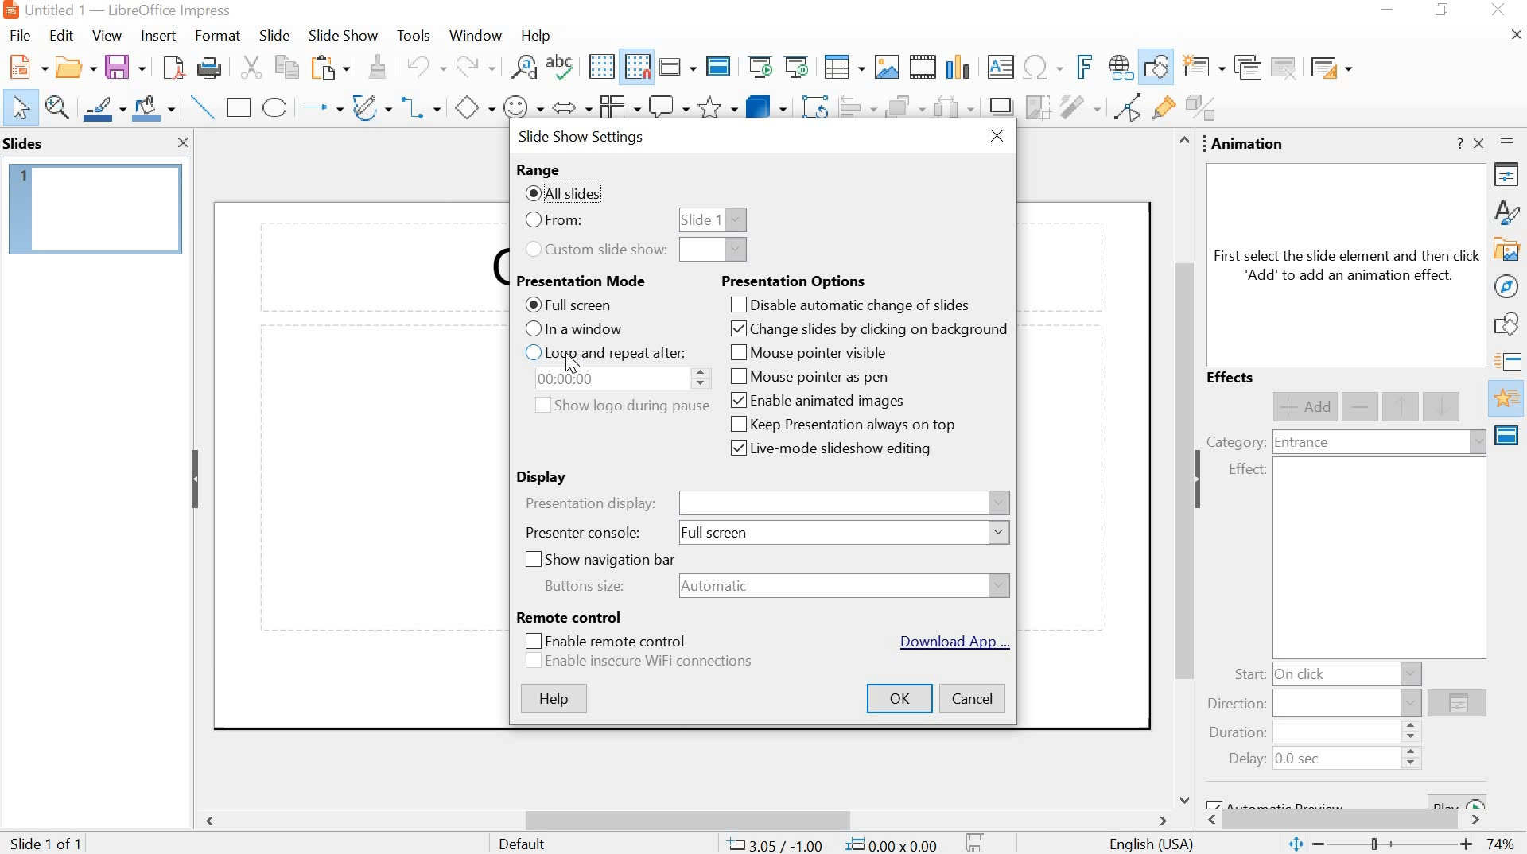 The image size is (1527, 854). I want to click on toggle extrusion, so click(1205, 109).